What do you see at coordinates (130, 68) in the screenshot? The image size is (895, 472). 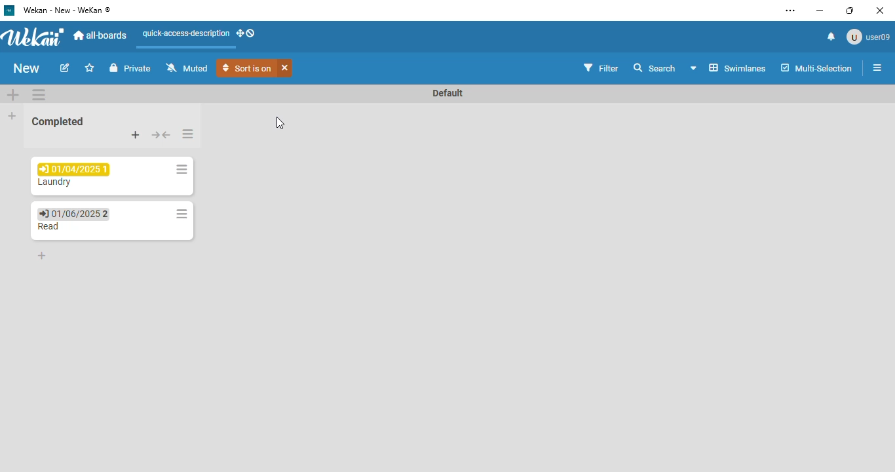 I see `private` at bounding box center [130, 68].